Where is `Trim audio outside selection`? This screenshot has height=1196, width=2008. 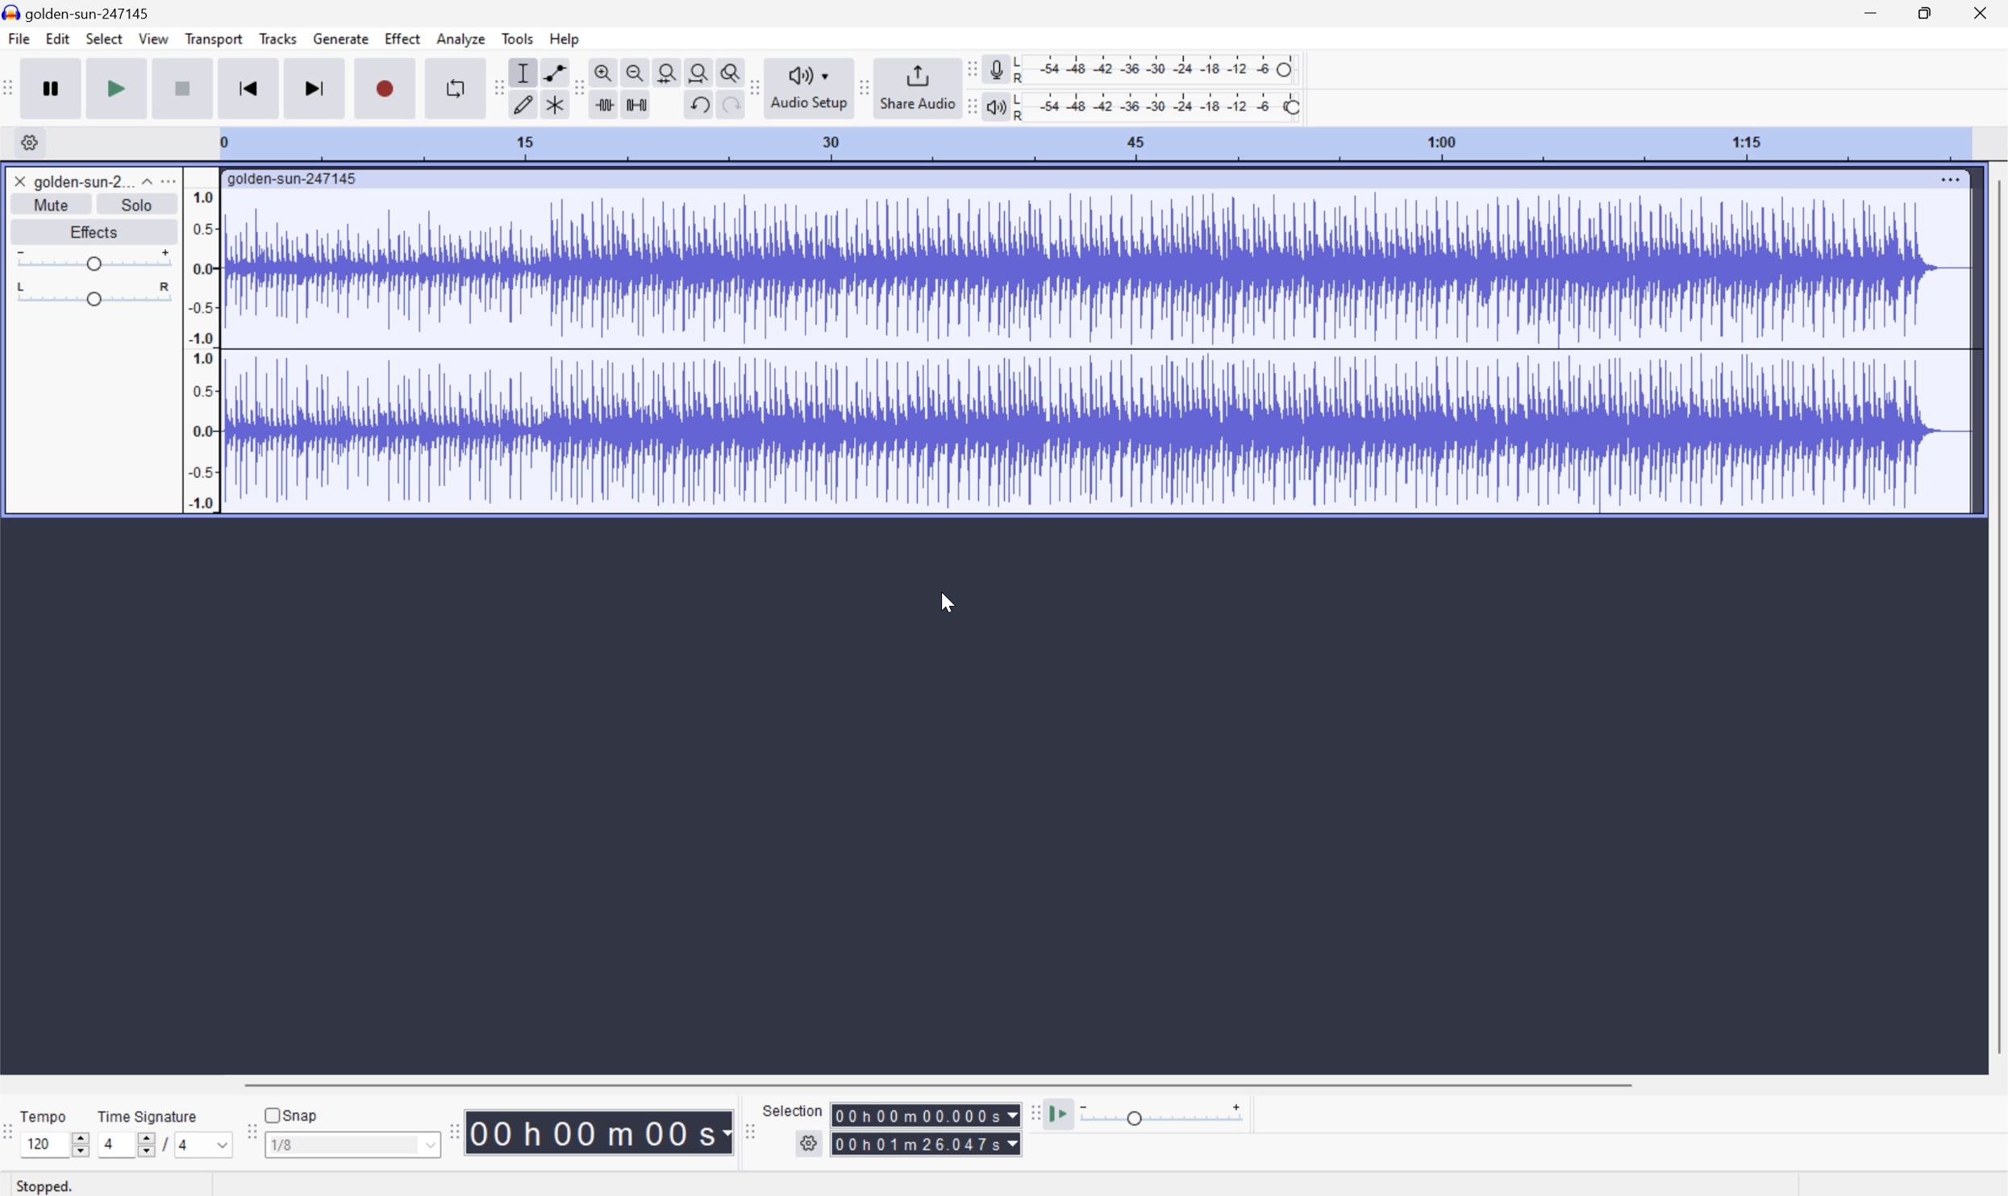 Trim audio outside selection is located at coordinates (607, 104).